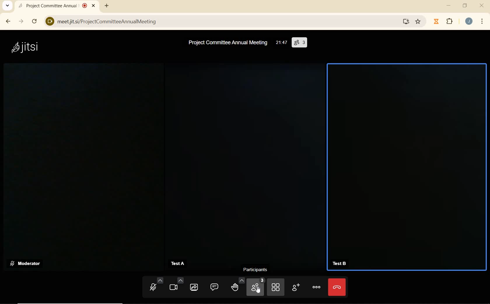 The height and width of the screenshot is (304, 490). Describe the element at coordinates (469, 22) in the screenshot. I see `ACCOUNT` at that location.